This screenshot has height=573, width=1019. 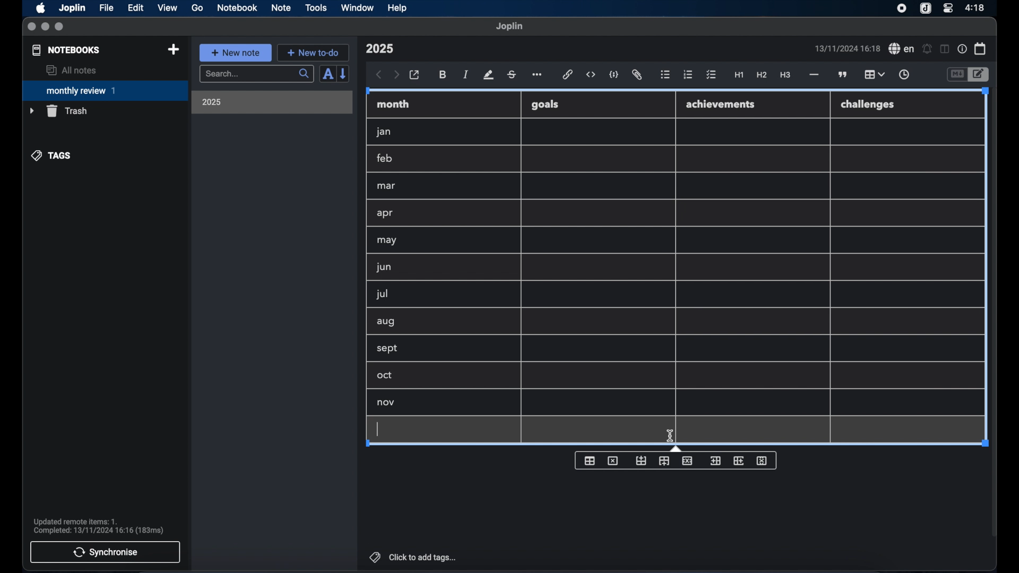 I want to click on synchronise, so click(x=105, y=552).